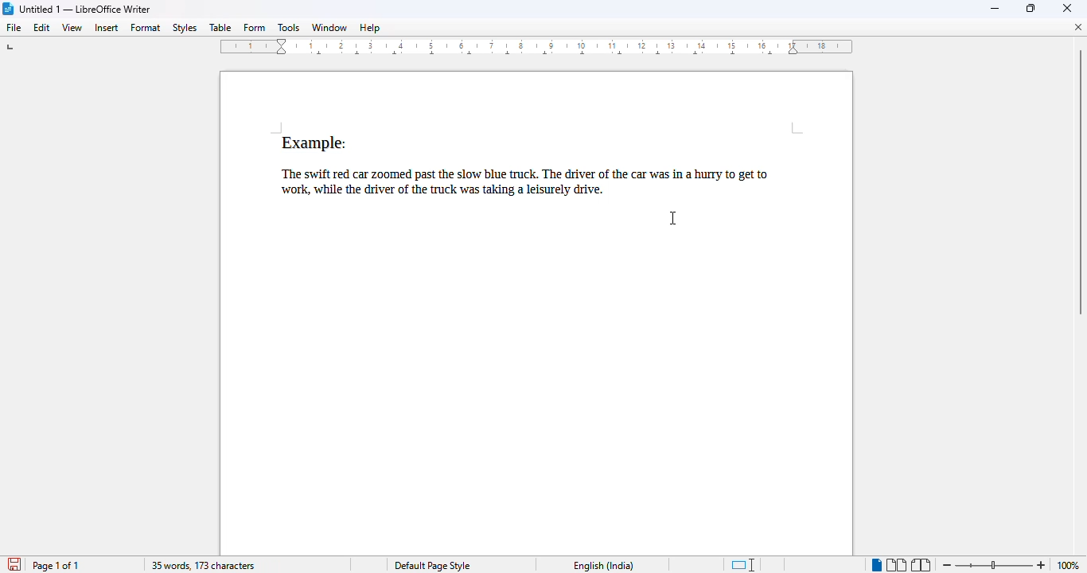  What do you see at coordinates (995, 9) in the screenshot?
I see `minimize` at bounding box center [995, 9].